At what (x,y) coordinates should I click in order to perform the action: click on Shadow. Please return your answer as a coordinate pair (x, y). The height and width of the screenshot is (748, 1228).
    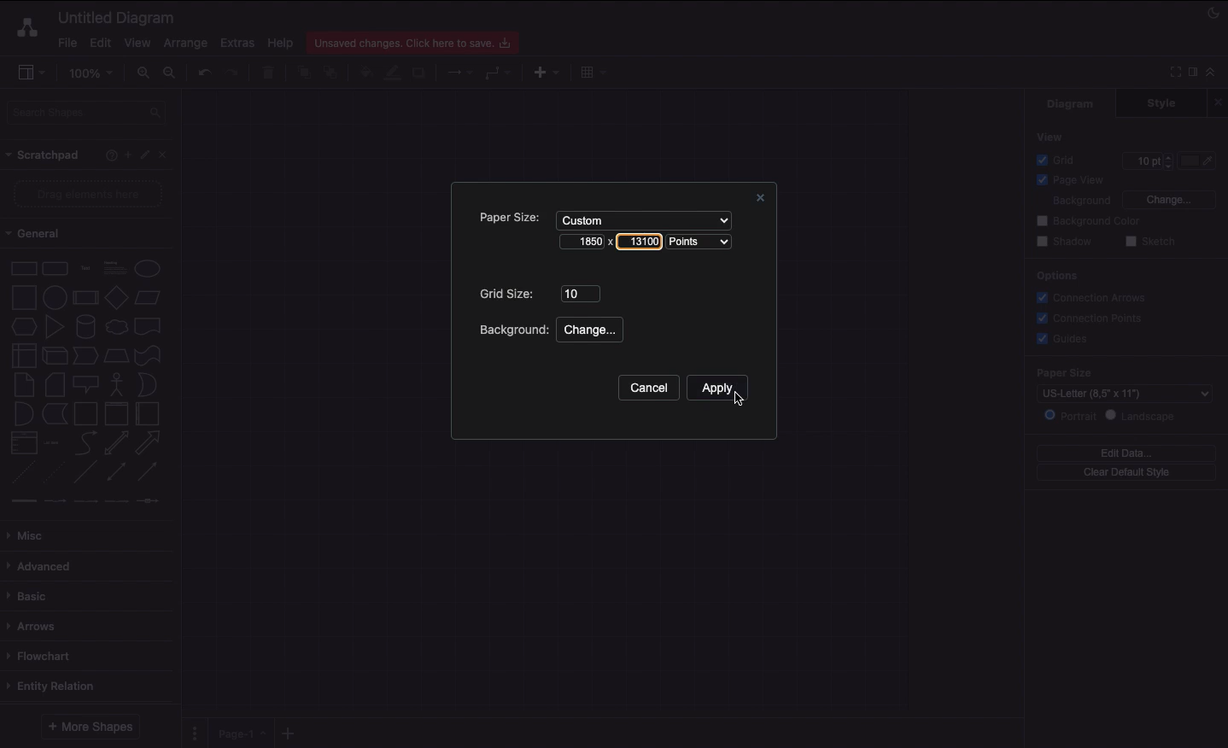
    Looking at the image, I should click on (1064, 241).